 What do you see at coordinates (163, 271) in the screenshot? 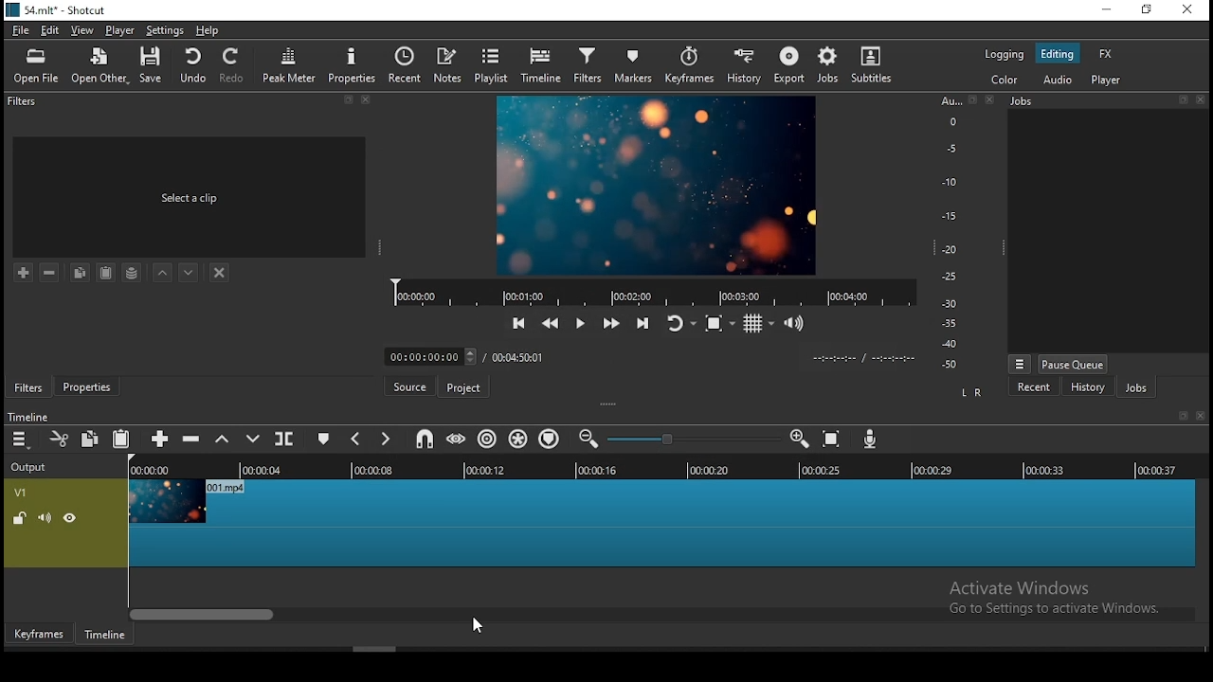
I see `move filter up` at bounding box center [163, 271].